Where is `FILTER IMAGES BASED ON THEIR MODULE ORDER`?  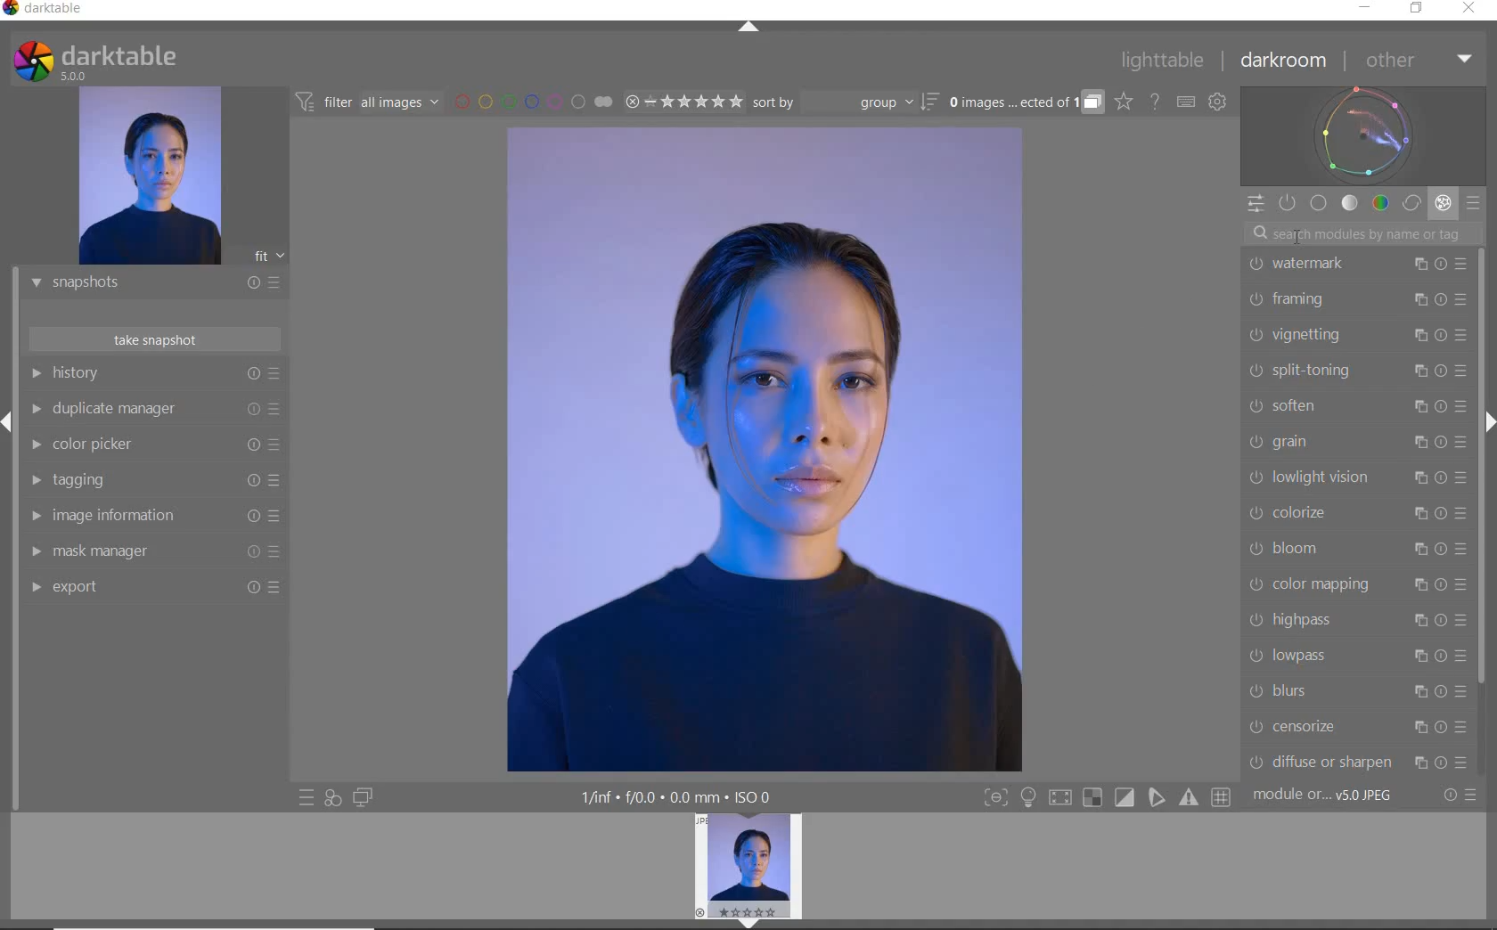
FILTER IMAGES BASED ON THEIR MODULE ORDER is located at coordinates (368, 105).